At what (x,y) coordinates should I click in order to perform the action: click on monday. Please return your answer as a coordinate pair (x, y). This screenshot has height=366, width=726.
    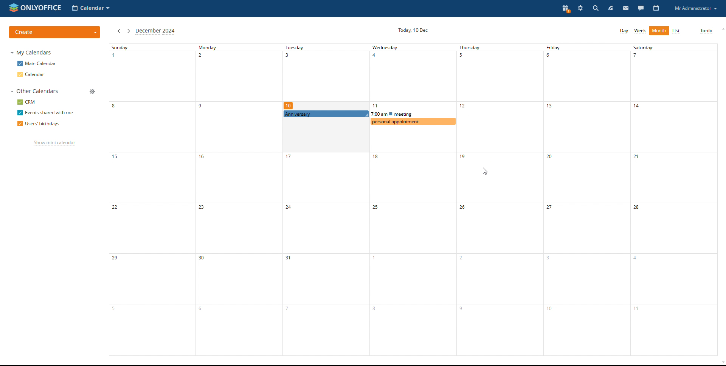
    Looking at the image, I should click on (239, 200).